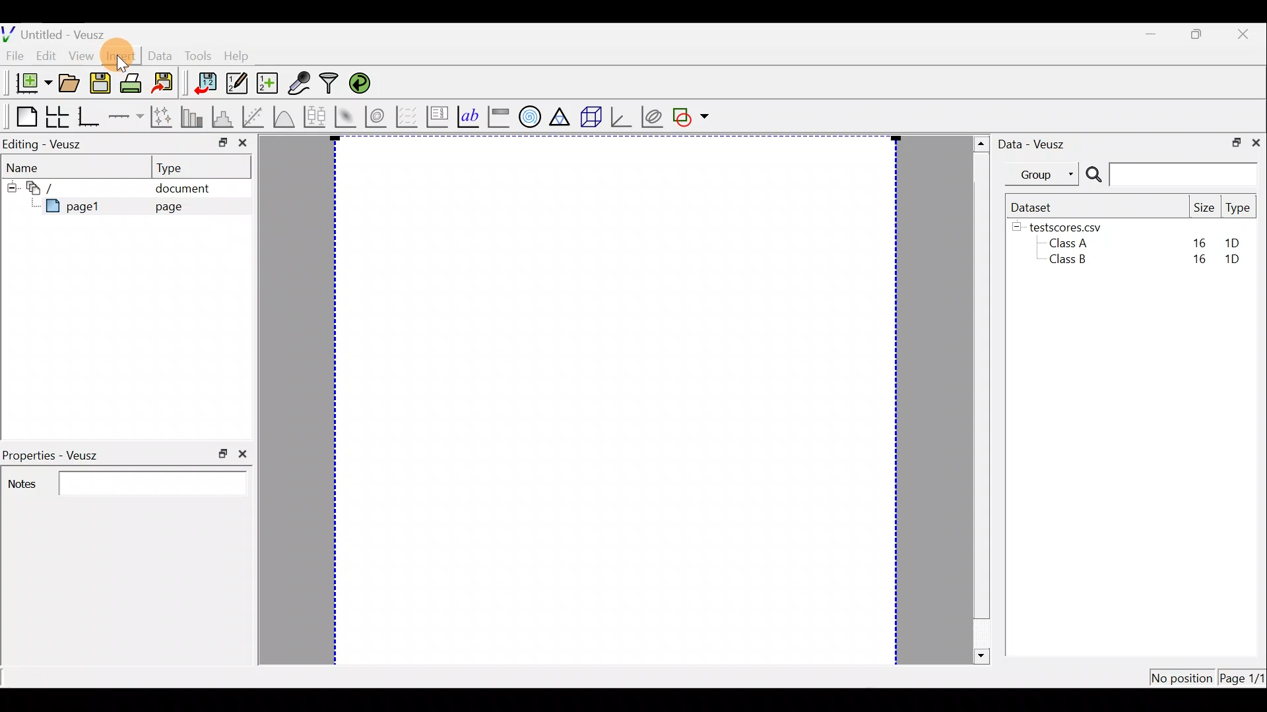  I want to click on Export to graphics format, so click(165, 83).